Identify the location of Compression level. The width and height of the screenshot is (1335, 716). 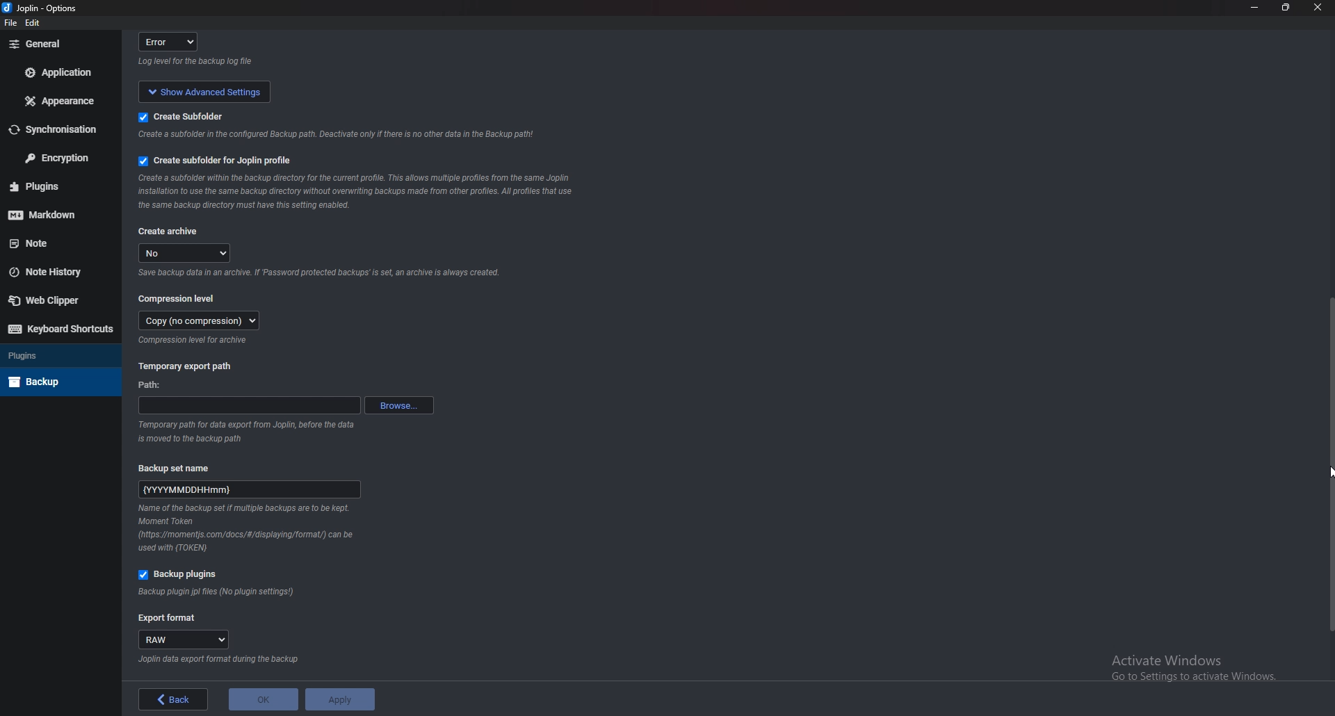
(179, 298).